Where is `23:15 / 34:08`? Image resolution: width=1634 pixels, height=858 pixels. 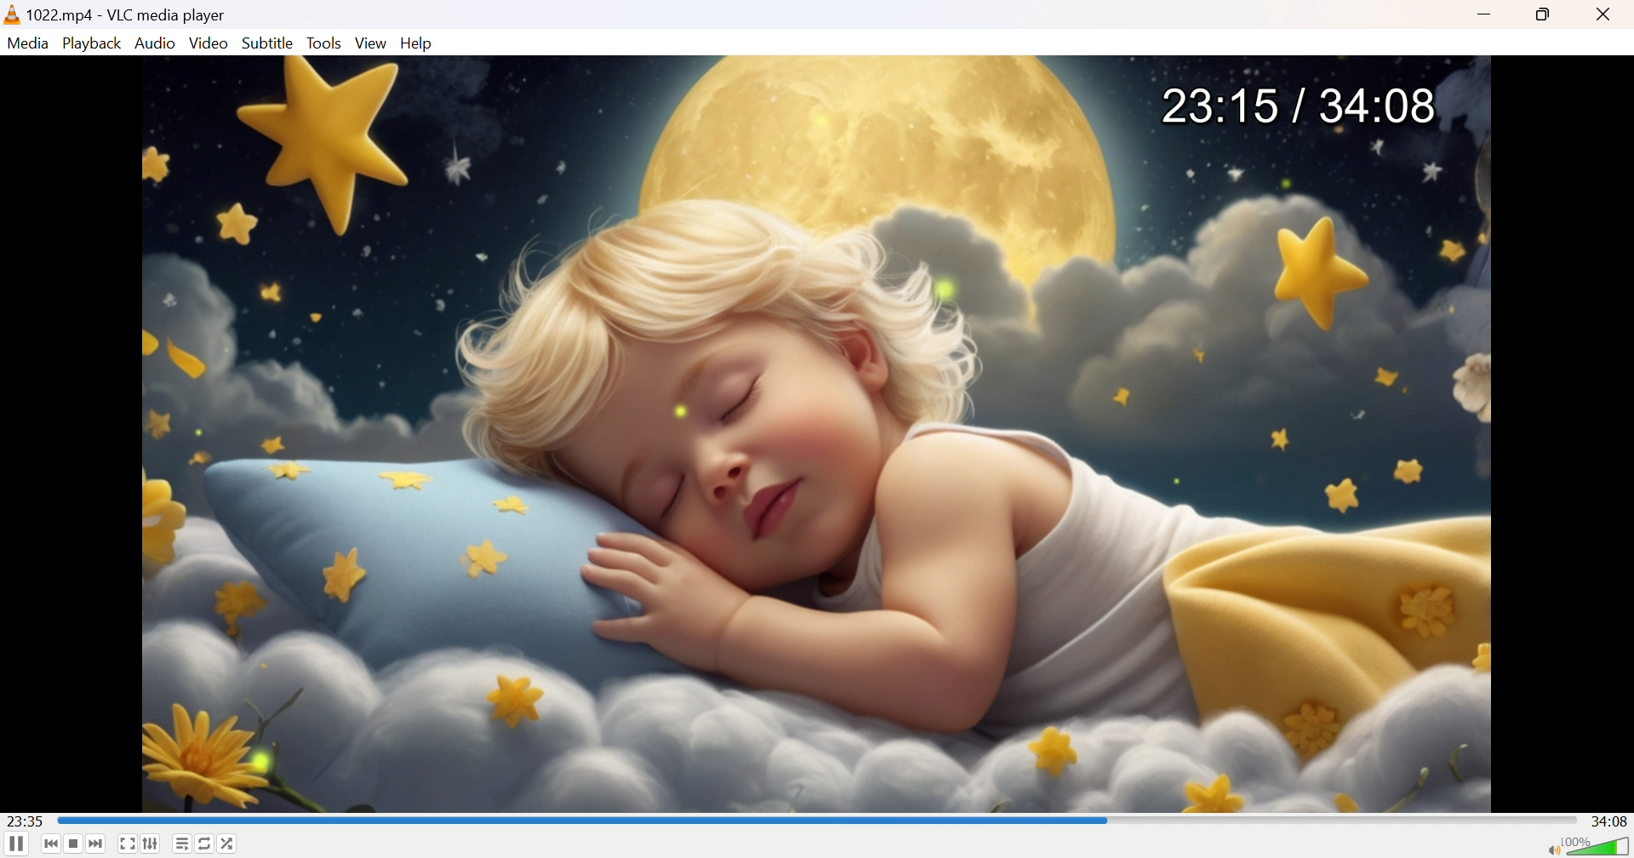 23:15 / 34:08 is located at coordinates (1305, 105).